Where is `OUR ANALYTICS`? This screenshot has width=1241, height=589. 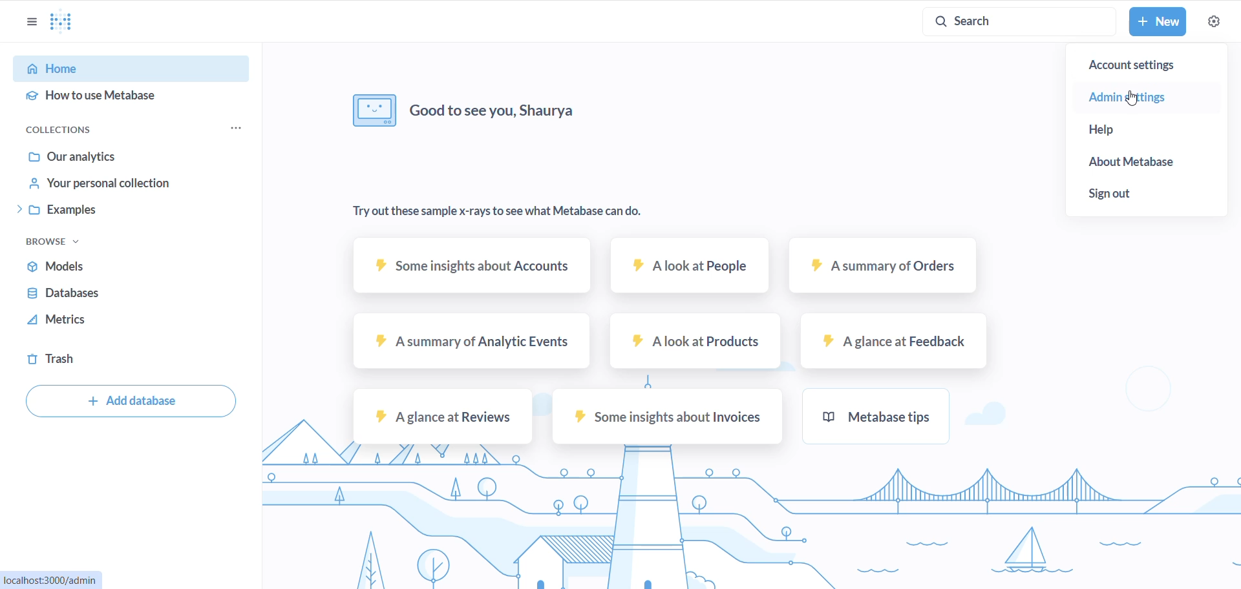
OUR ANALYTICS is located at coordinates (139, 158).